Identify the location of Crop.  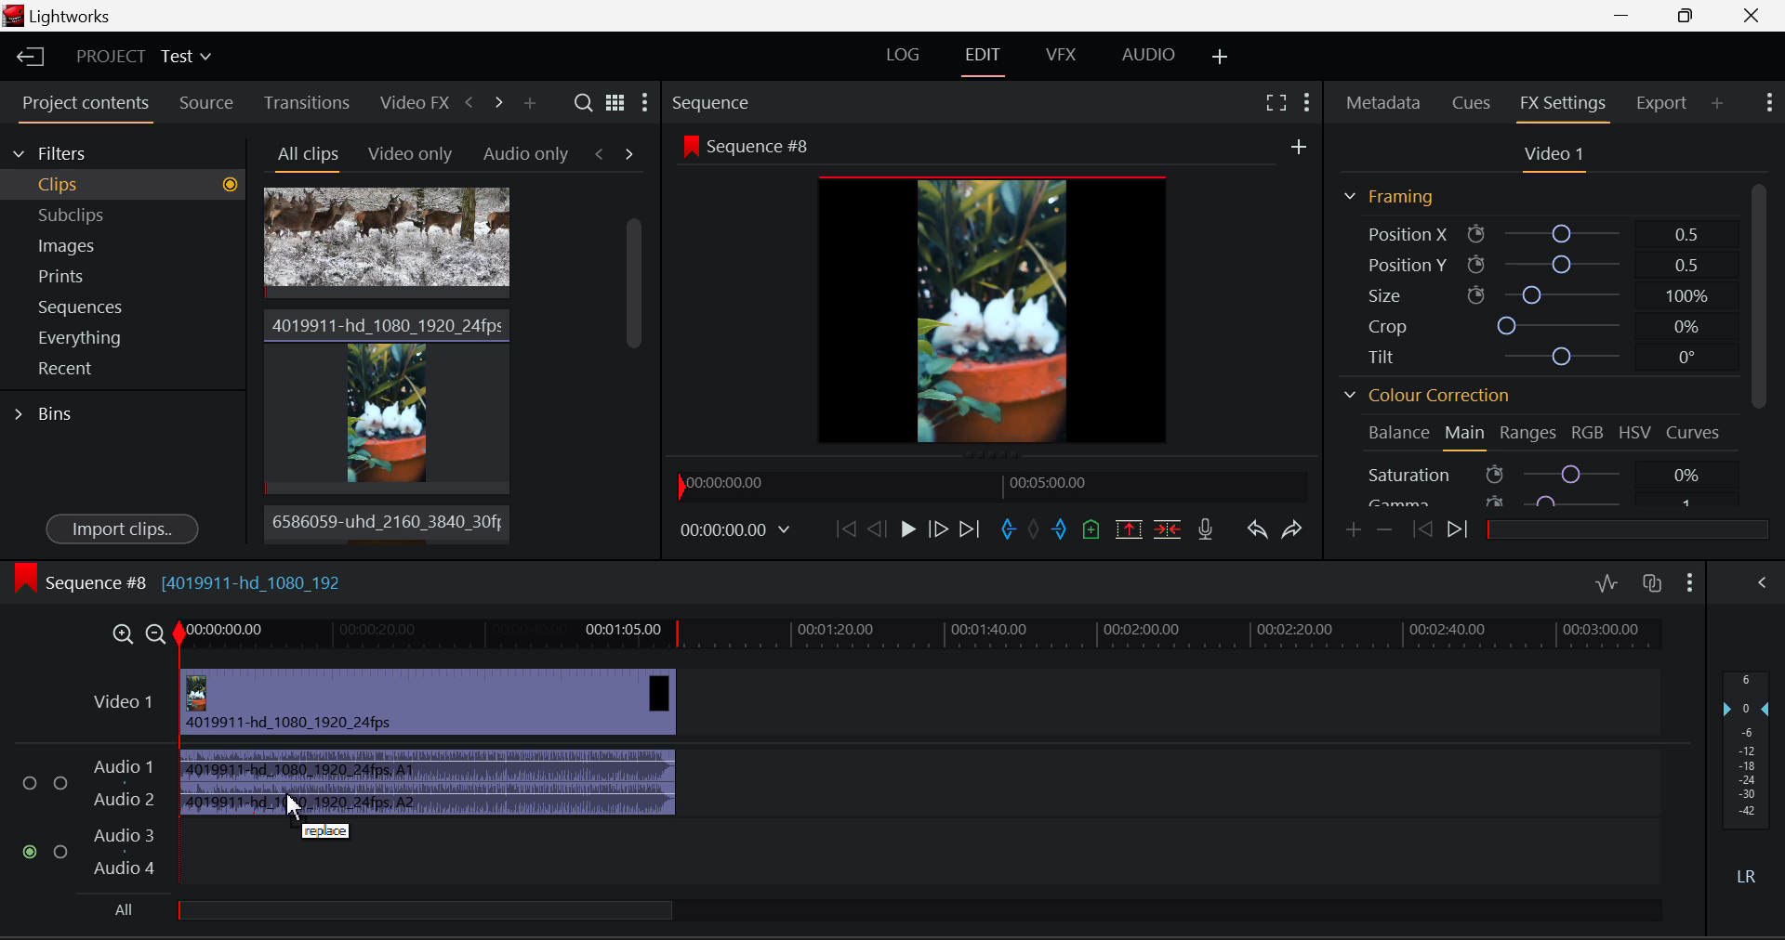
(1541, 326).